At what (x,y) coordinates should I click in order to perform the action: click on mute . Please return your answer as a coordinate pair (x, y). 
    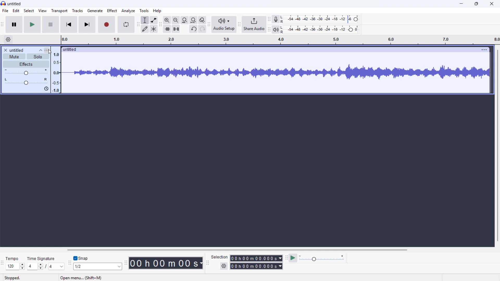
    Looking at the image, I should click on (14, 56).